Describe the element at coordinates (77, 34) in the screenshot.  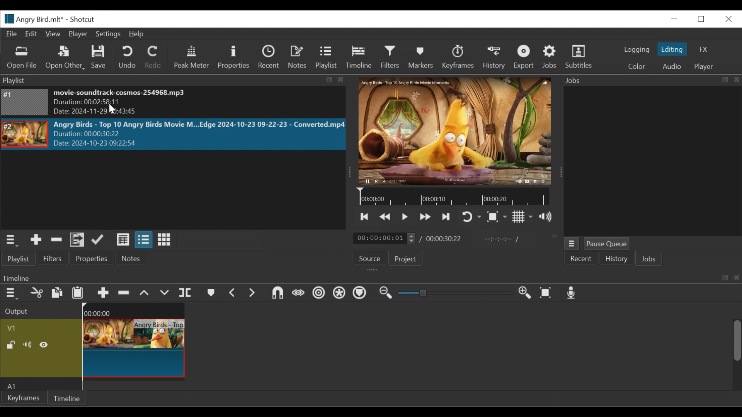
I see `Player` at that location.